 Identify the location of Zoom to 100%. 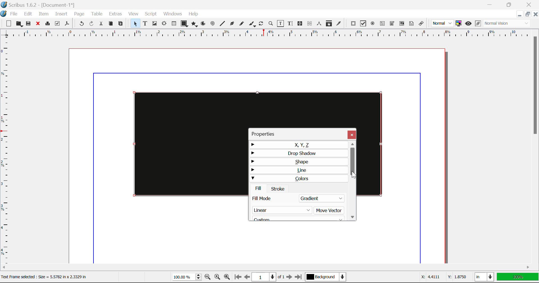
(218, 278).